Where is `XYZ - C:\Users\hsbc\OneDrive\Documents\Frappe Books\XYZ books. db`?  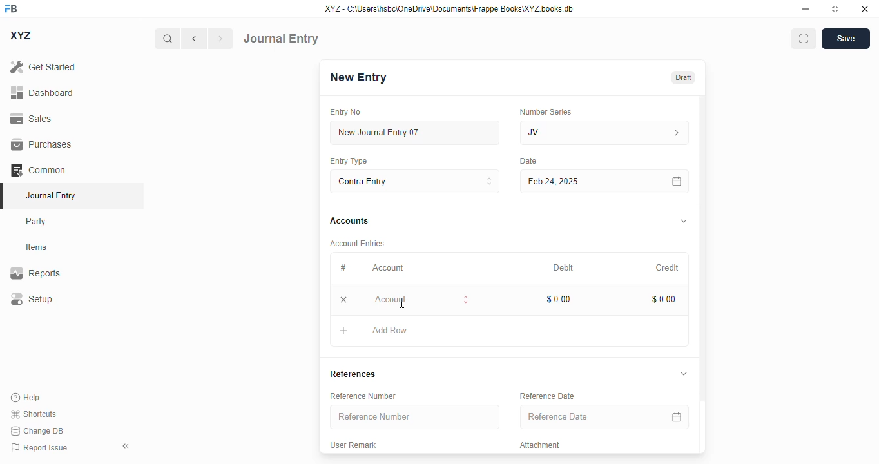 XYZ - C:\Users\hsbc\OneDrive\Documents\Frappe Books\XYZ books. db is located at coordinates (449, 9).